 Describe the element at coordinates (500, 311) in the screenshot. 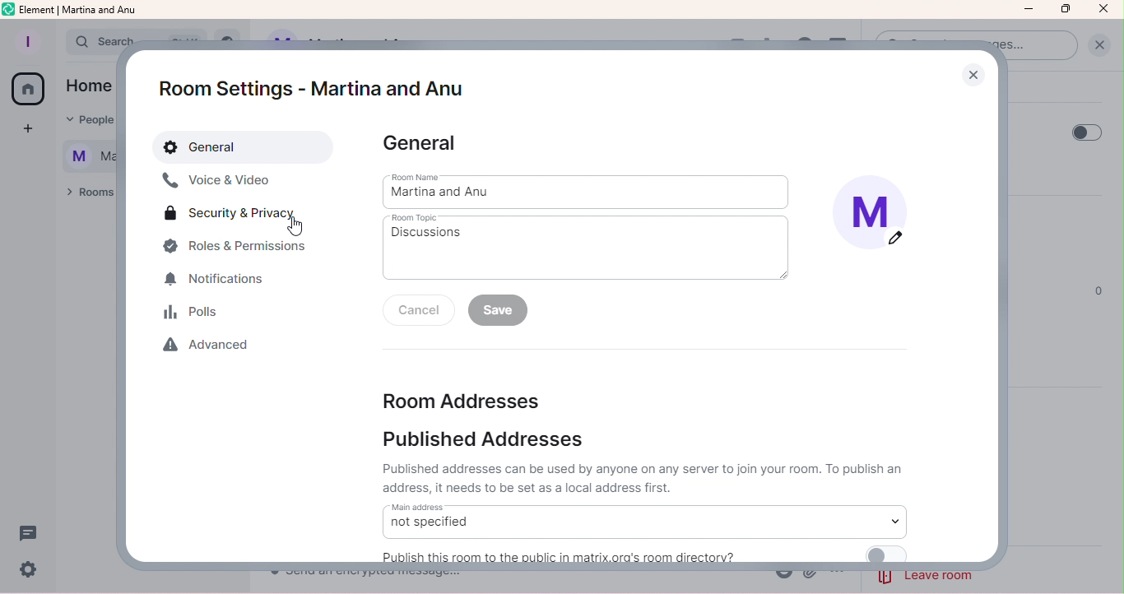

I see `Save` at that location.